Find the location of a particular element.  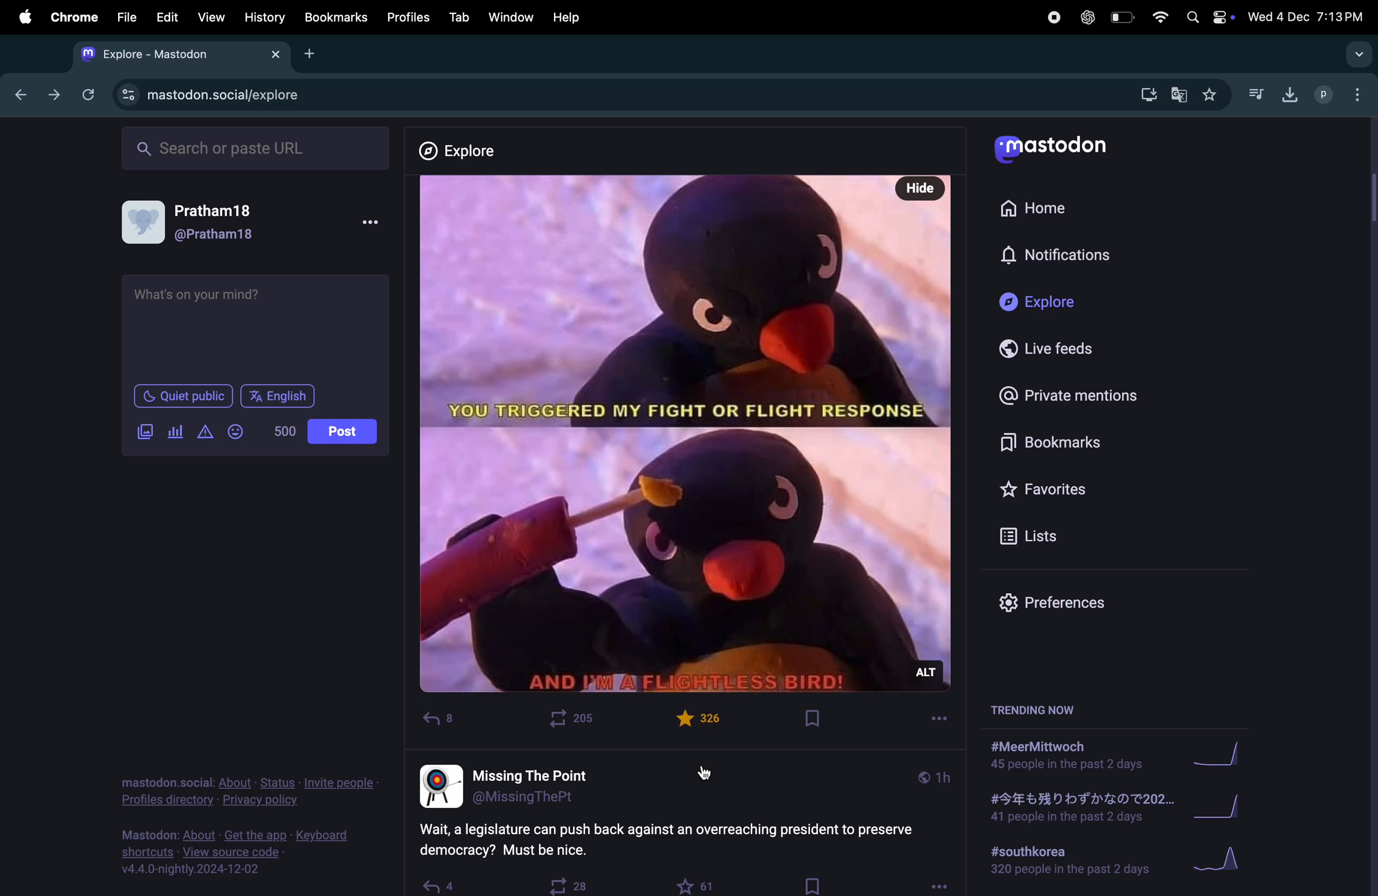

favourites is located at coordinates (1061, 489).